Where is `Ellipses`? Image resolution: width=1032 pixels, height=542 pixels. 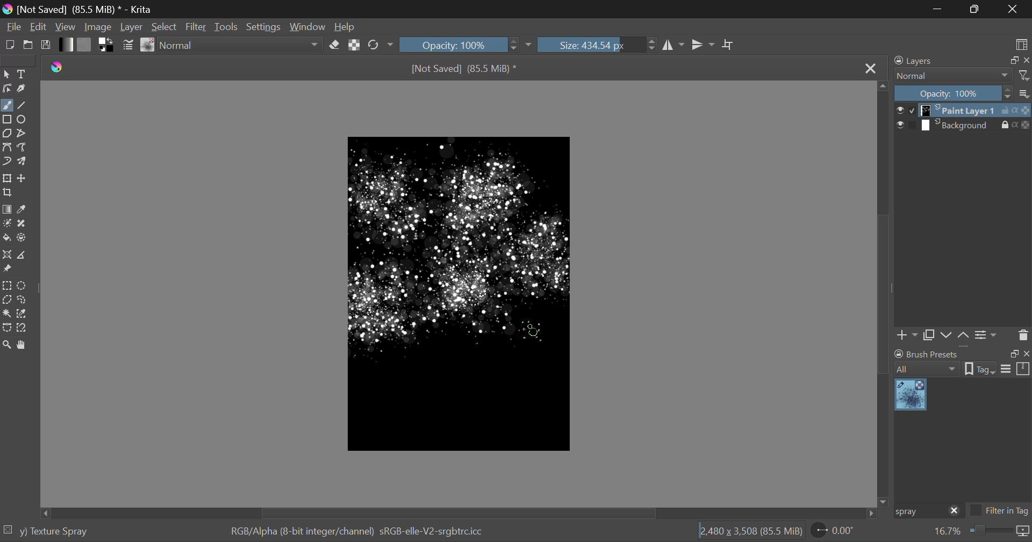 Ellipses is located at coordinates (23, 120).